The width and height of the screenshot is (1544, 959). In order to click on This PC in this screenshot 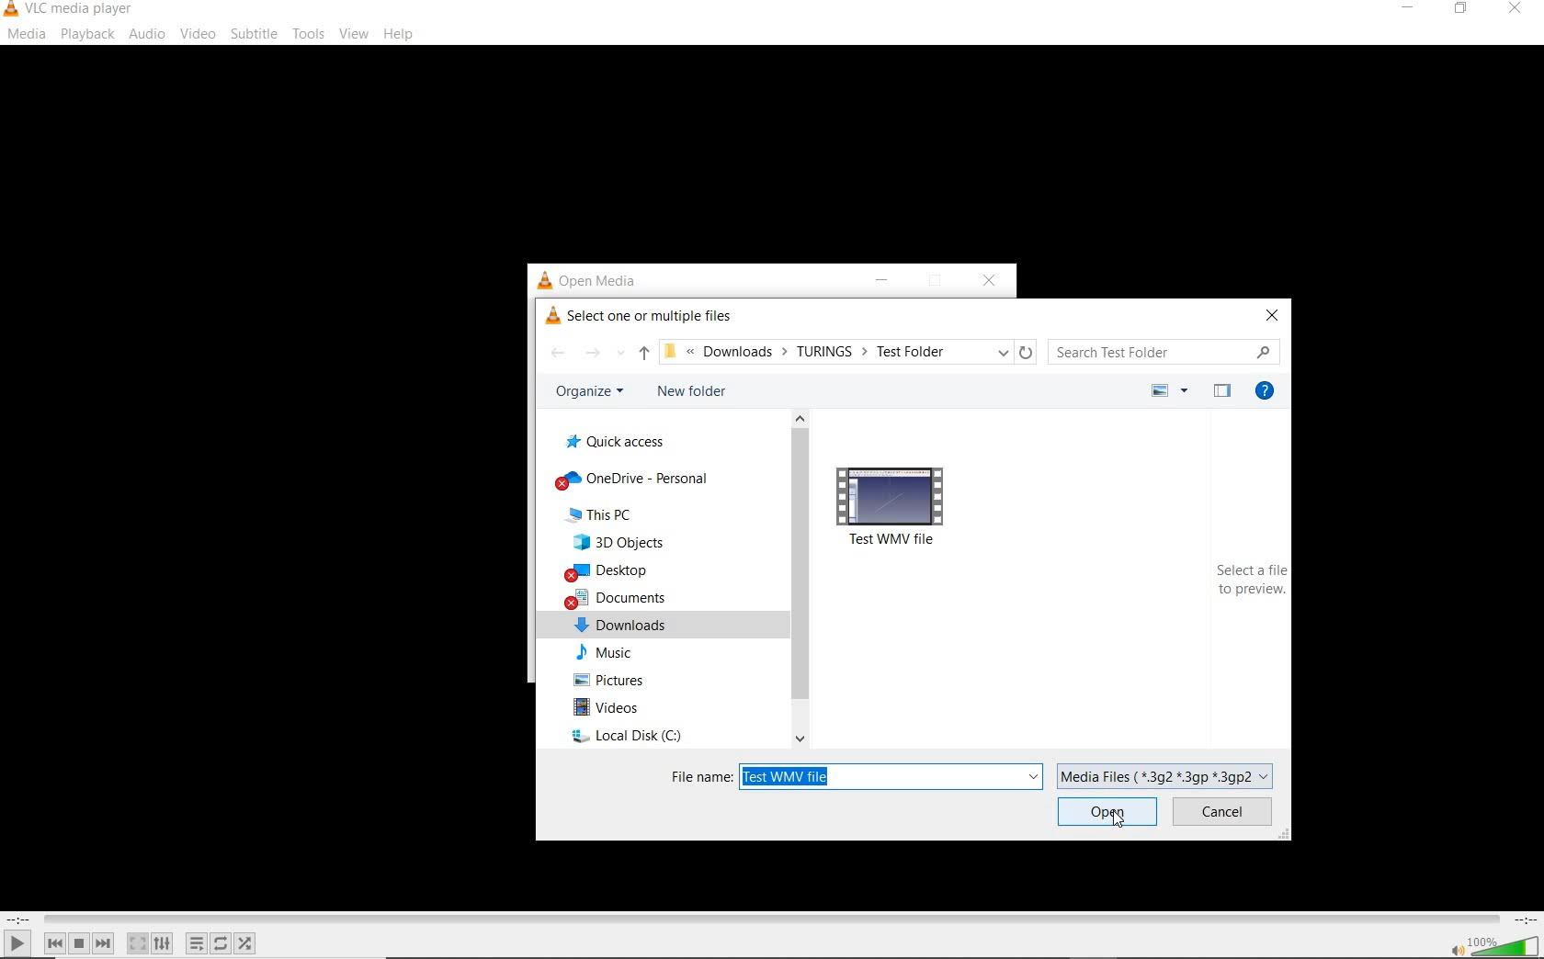, I will do `click(612, 513)`.